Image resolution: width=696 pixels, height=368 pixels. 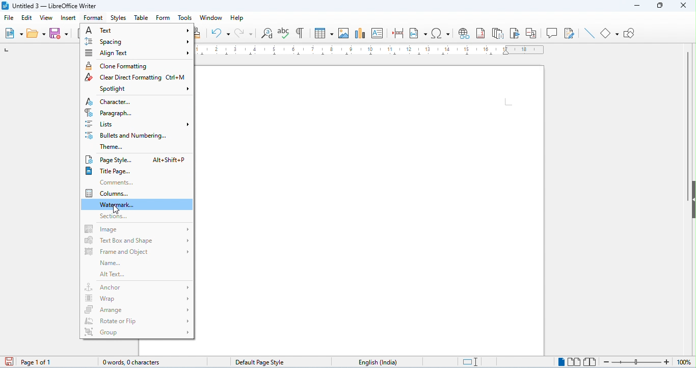 I want to click on insert and note, so click(x=498, y=34).